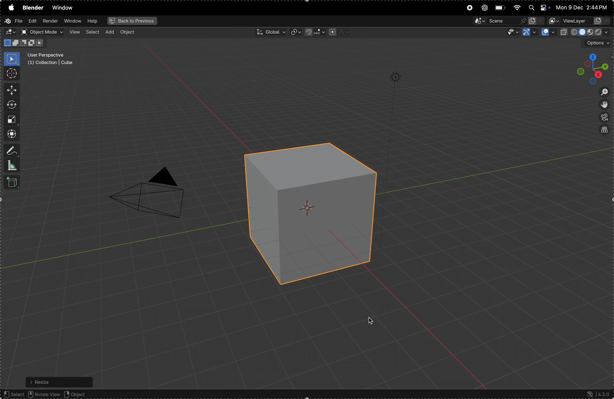  Describe the element at coordinates (111, 32) in the screenshot. I see `add` at that location.